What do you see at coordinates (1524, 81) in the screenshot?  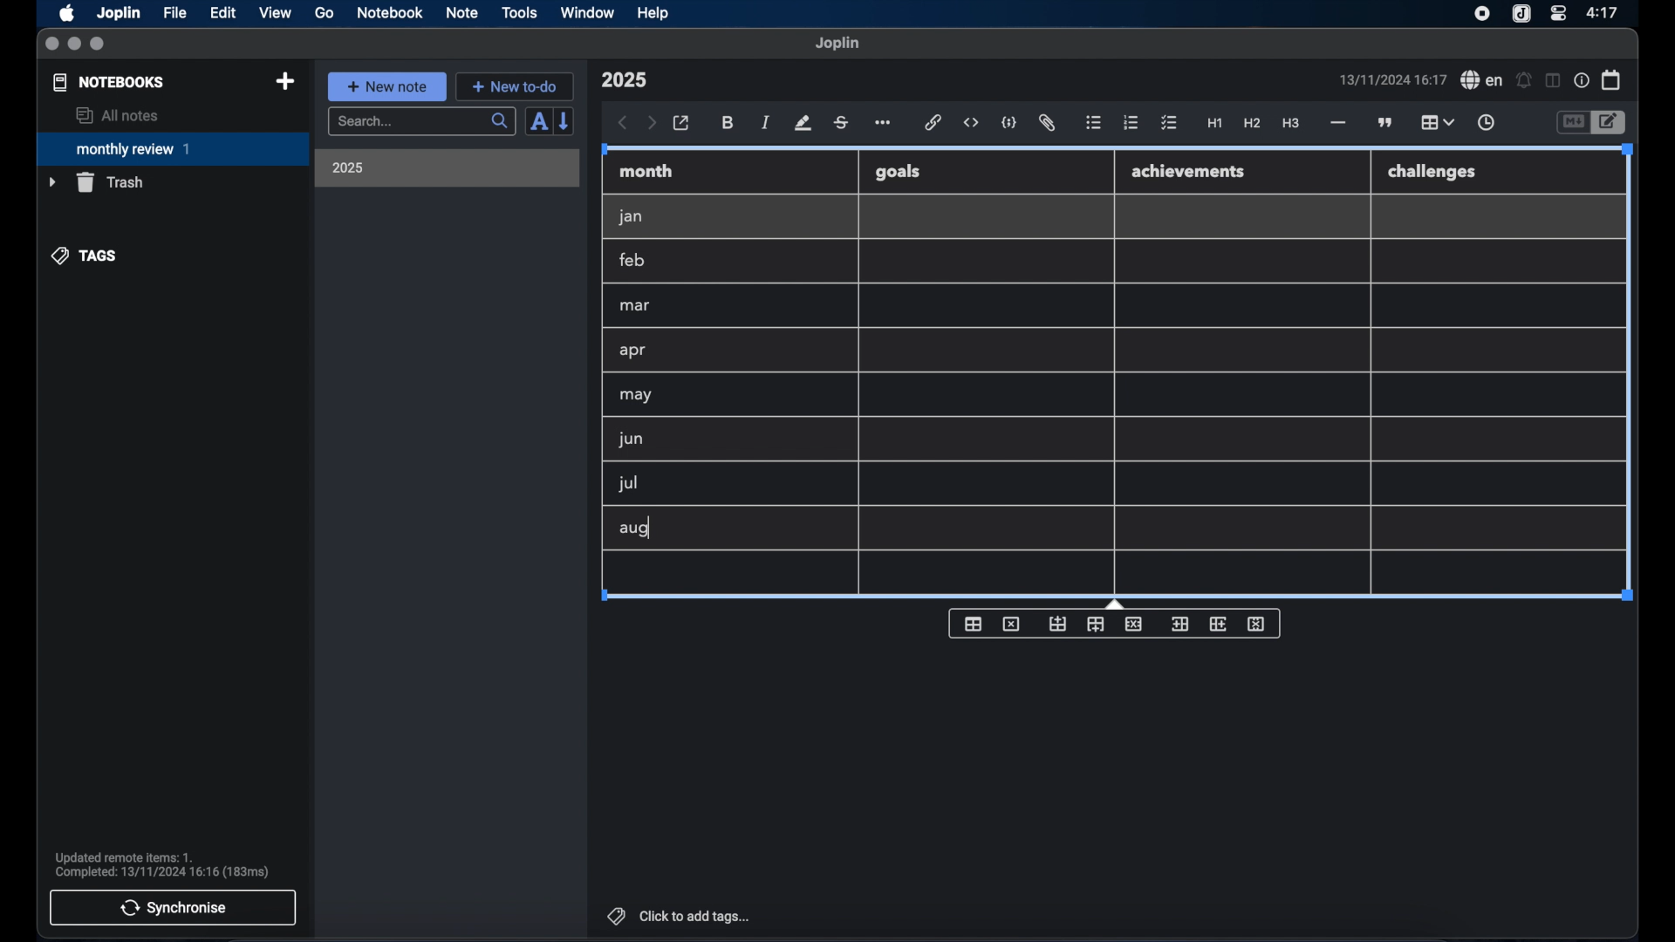 I see `set alarm` at bounding box center [1524, 81].